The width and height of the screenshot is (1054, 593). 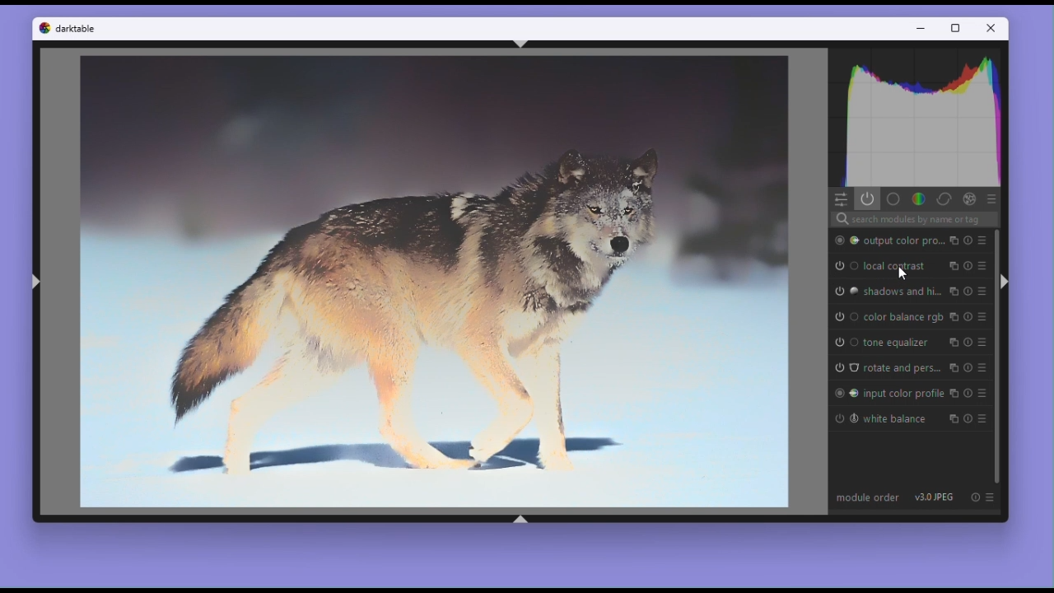 I want to click on Color, so click(x=917, y=199).